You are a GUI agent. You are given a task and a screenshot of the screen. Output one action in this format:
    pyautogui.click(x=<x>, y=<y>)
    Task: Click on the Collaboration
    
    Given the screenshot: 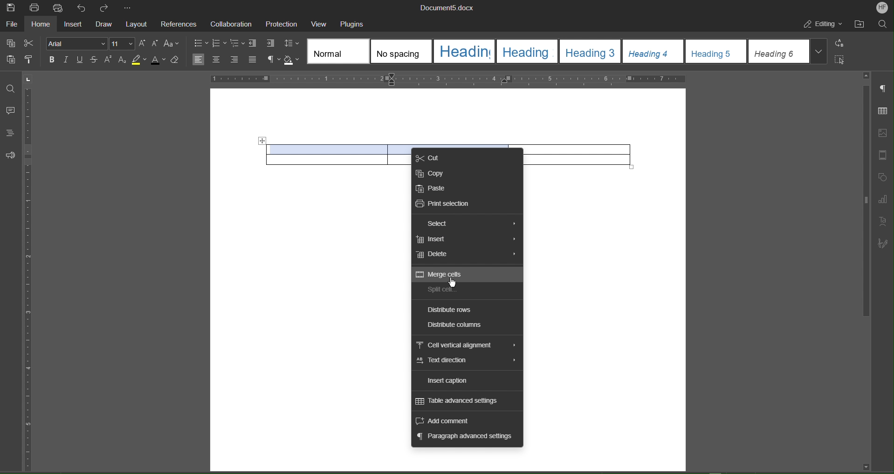 What is the action you would take?
    pyautogui.click(x=231, y=24)
    